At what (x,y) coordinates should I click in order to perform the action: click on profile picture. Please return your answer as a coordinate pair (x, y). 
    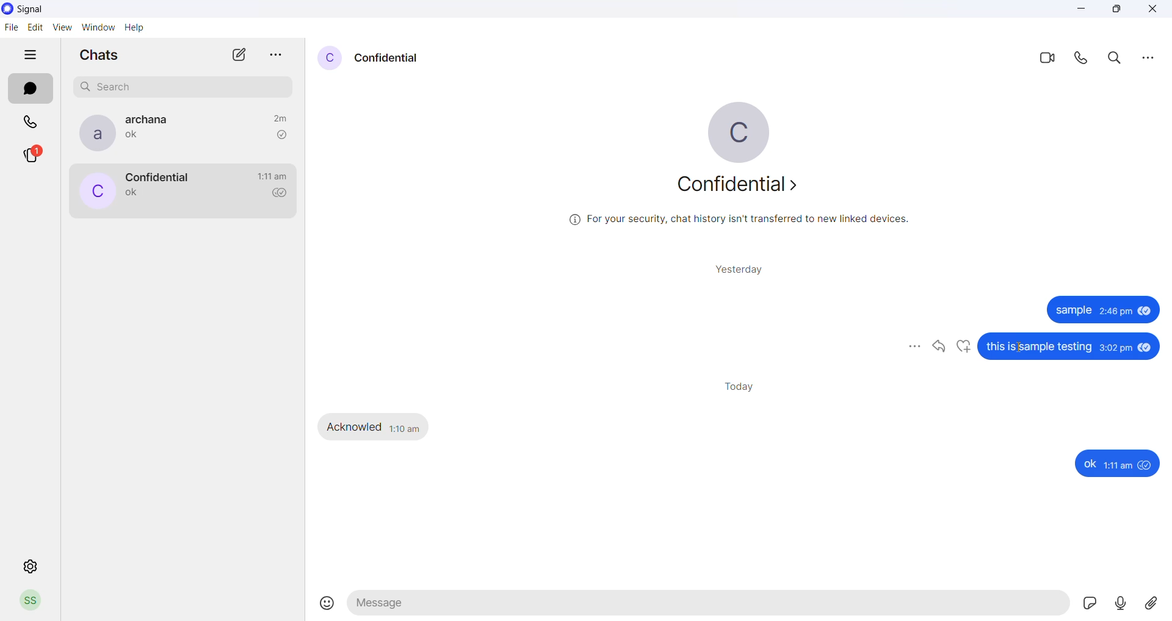
    Looking at the image, I should click on (96, 192).